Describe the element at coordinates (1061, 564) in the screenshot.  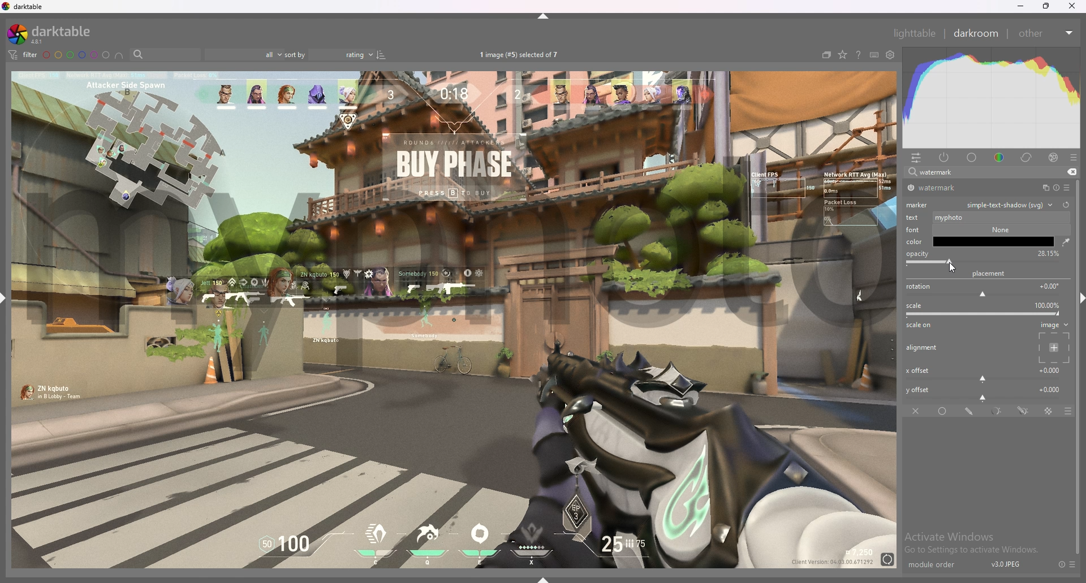
I see `reset` at that location.